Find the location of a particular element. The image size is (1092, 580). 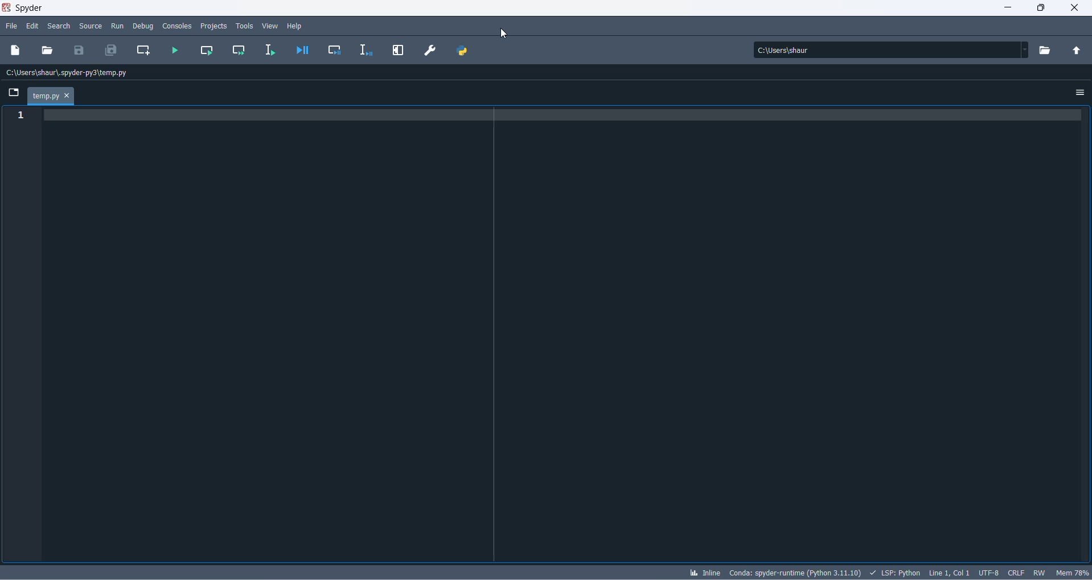

debug selection is located at coordinates (364, 51).